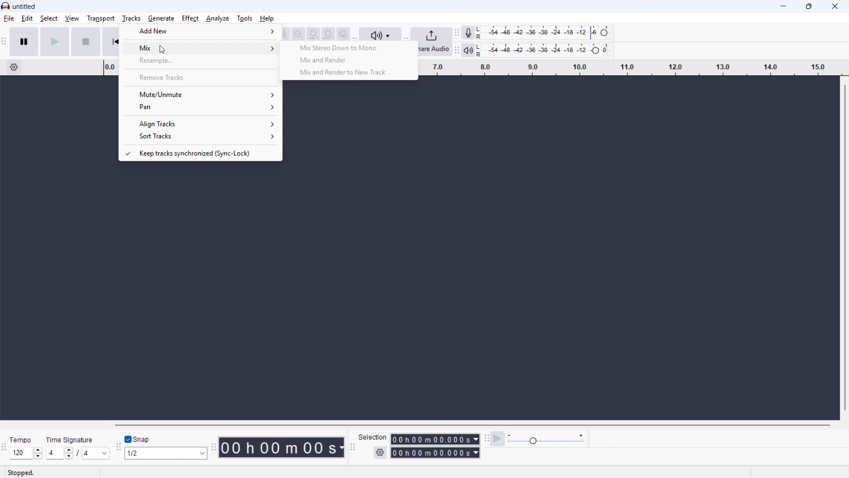 Image resolution: width=849 pixels, height=478 pixels. Describe the element at coordinates (199, 48) in the screenshot. I see `mix ` at that location.